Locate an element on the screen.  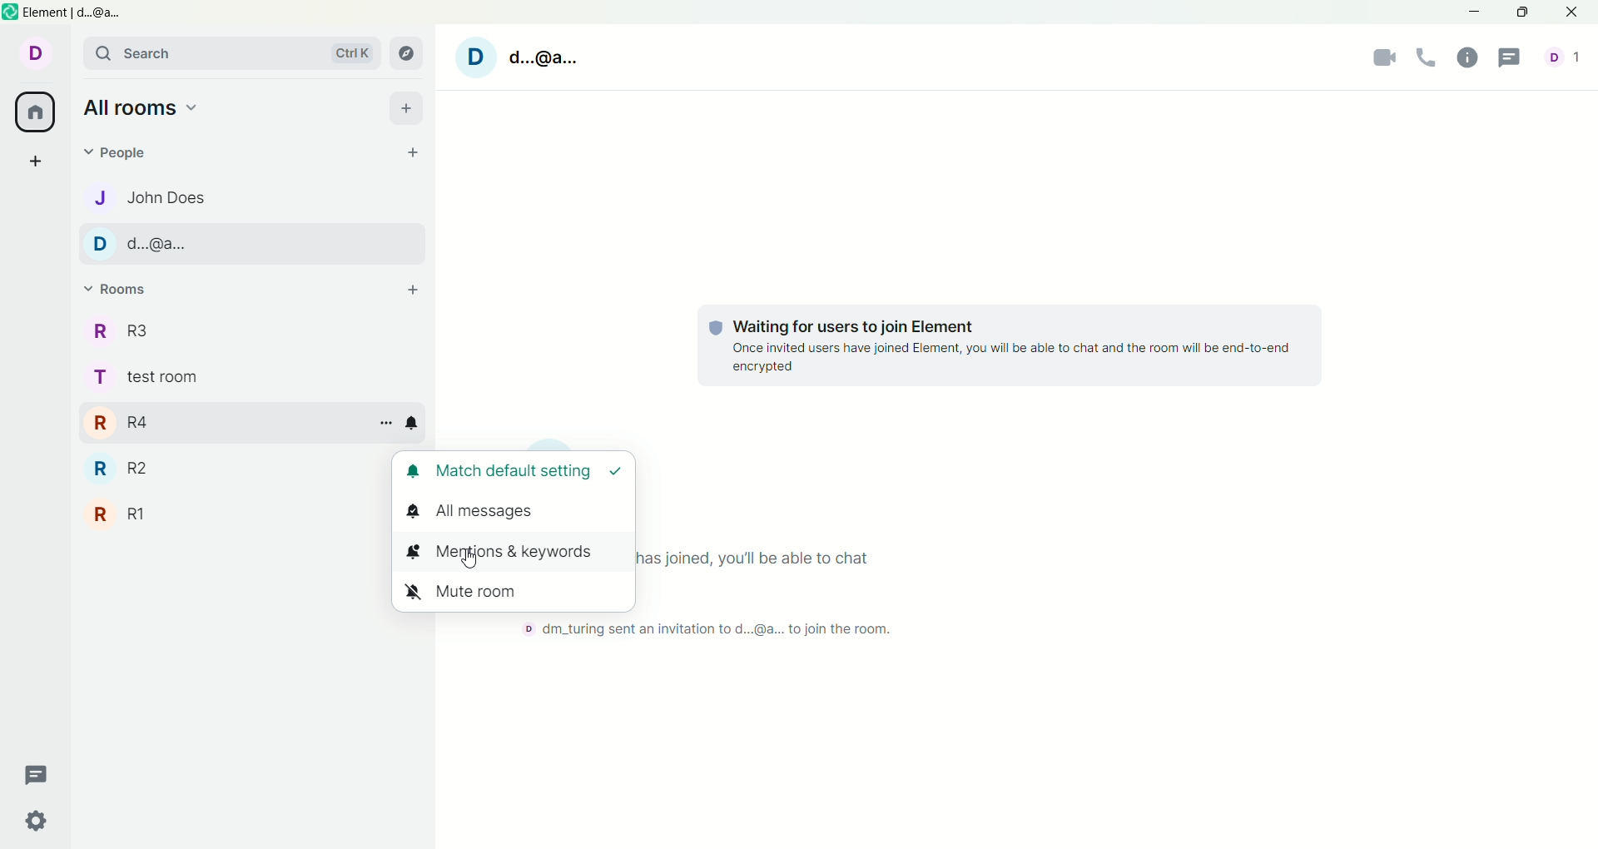
Number of people is located at coordinates (1569, 57).